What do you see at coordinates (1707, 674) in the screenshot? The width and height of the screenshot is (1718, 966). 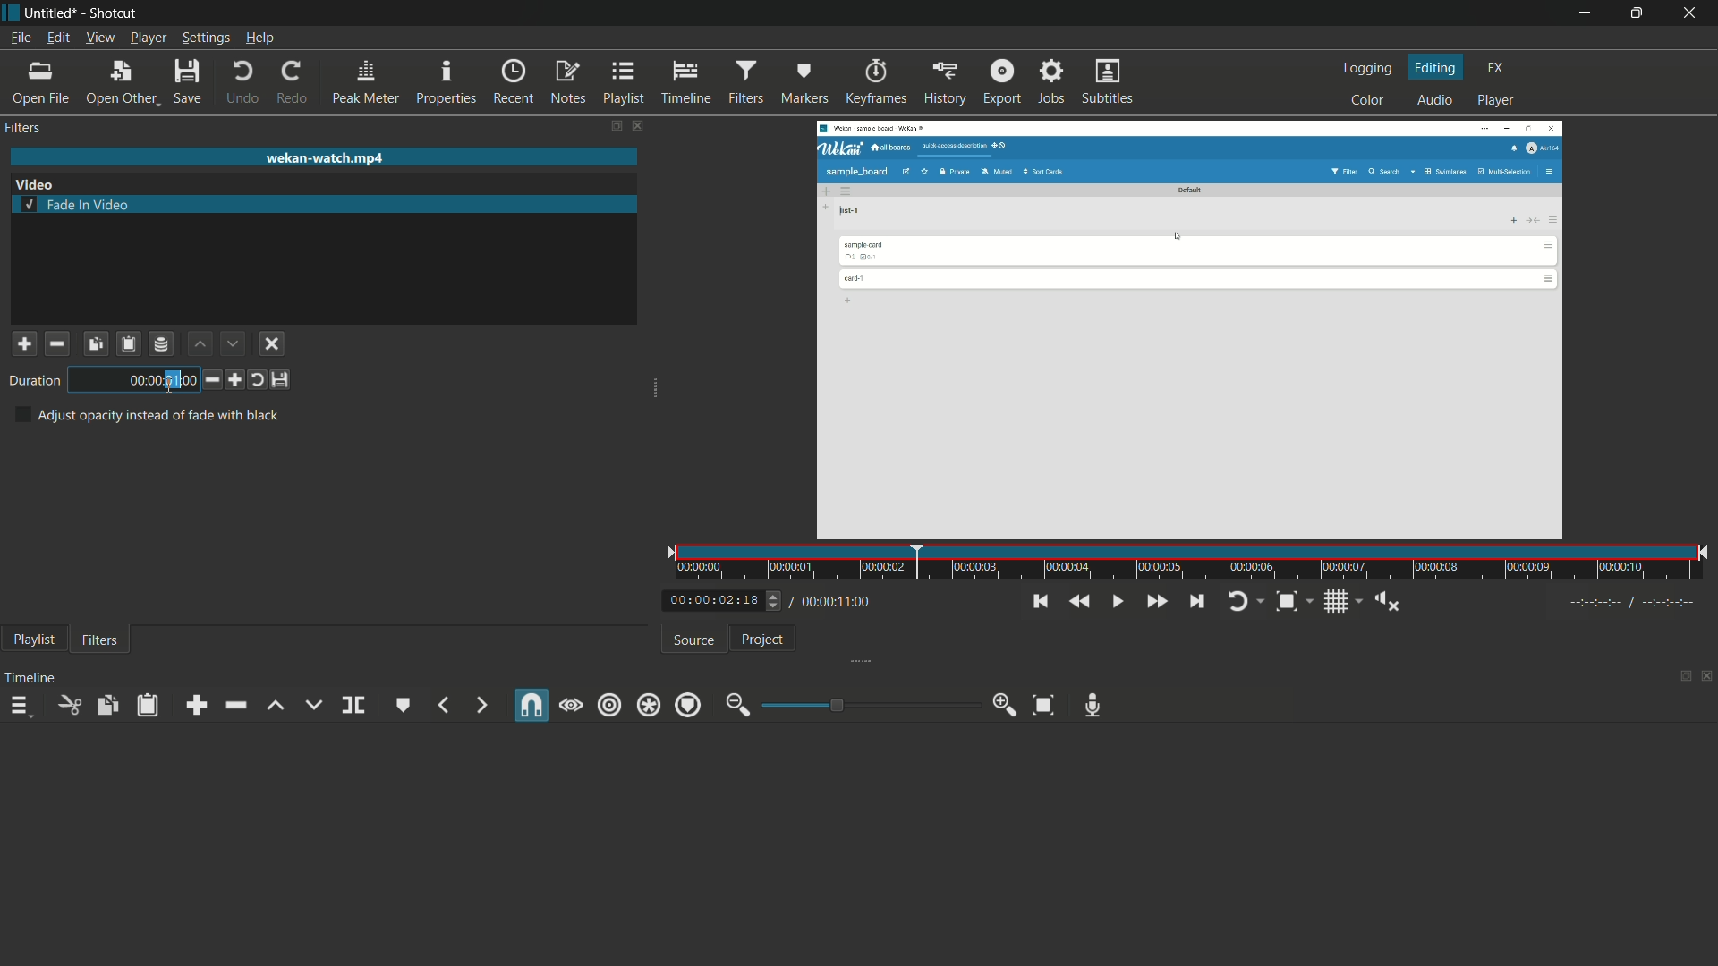 I see `close timeline` at bounding box center [1707, 674].